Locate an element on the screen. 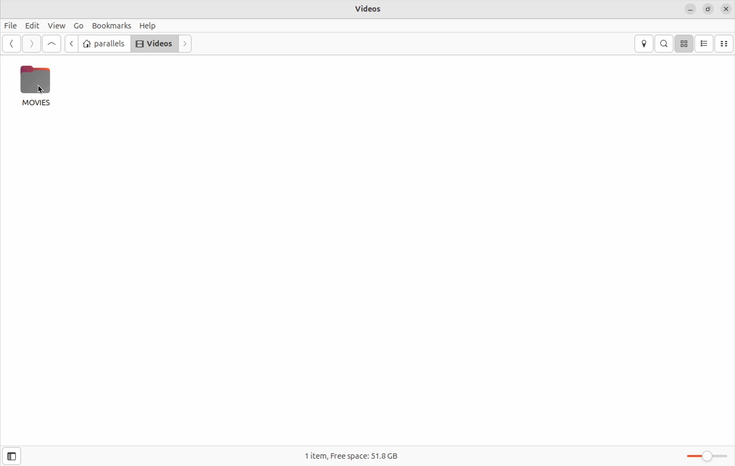  resize is located at coordinates (708, 9).